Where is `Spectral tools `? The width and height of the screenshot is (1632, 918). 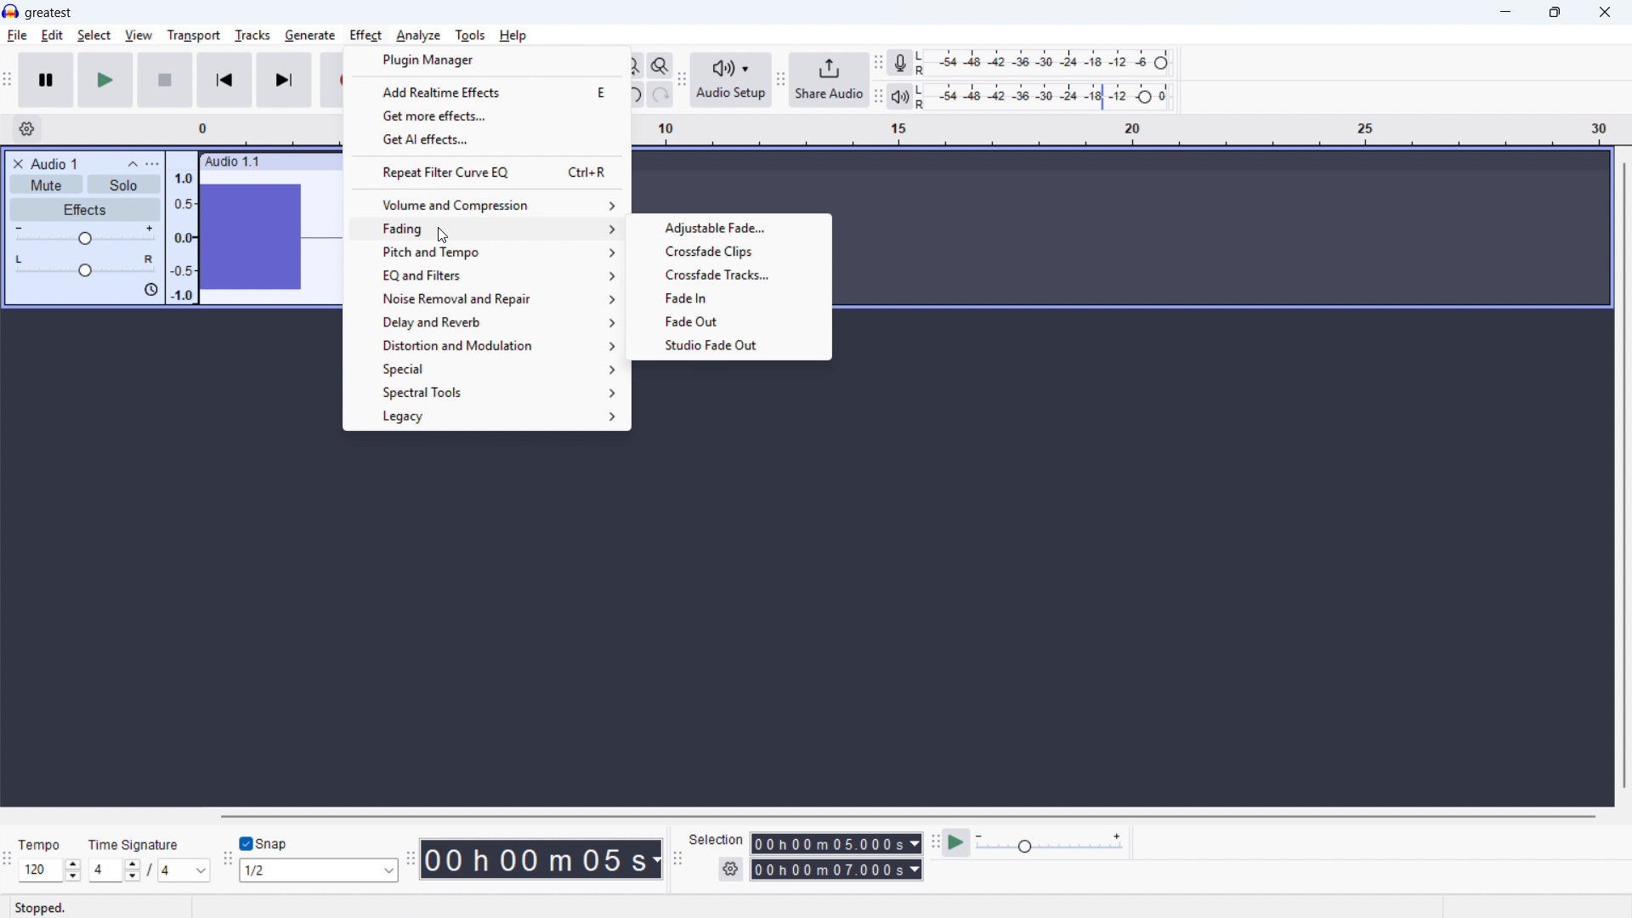
Spectral tools  is located at coordinates (488, 394).